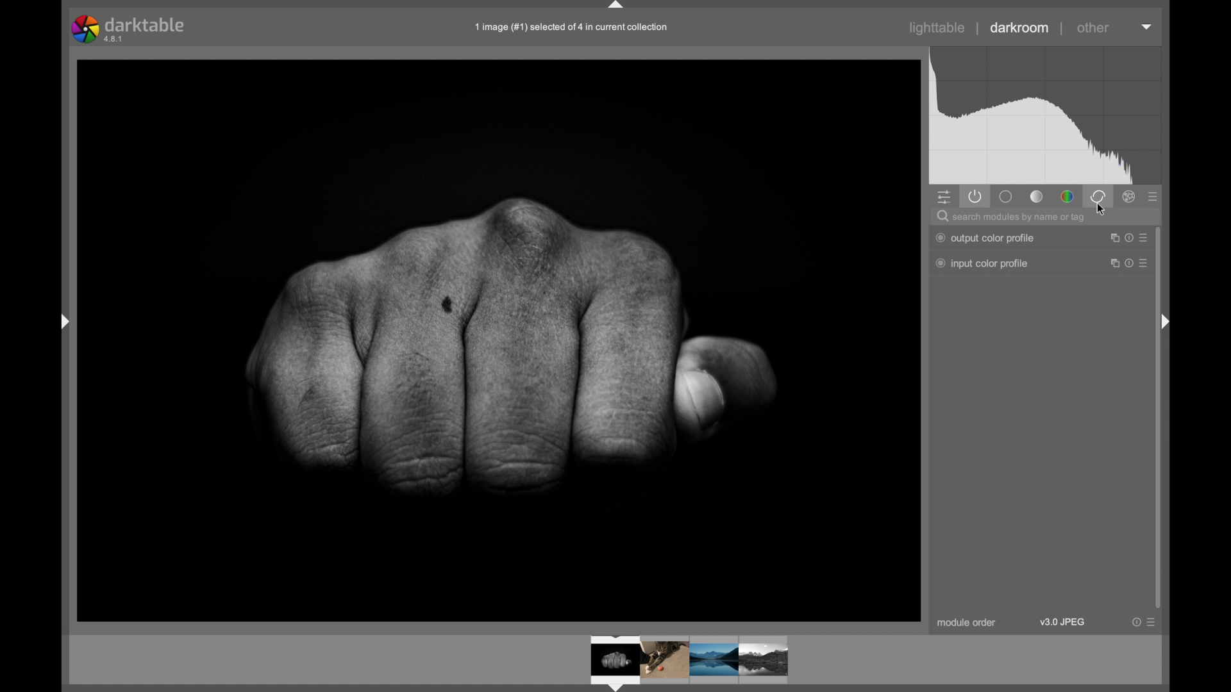  I want to click on output color profile, so click(985, 238).